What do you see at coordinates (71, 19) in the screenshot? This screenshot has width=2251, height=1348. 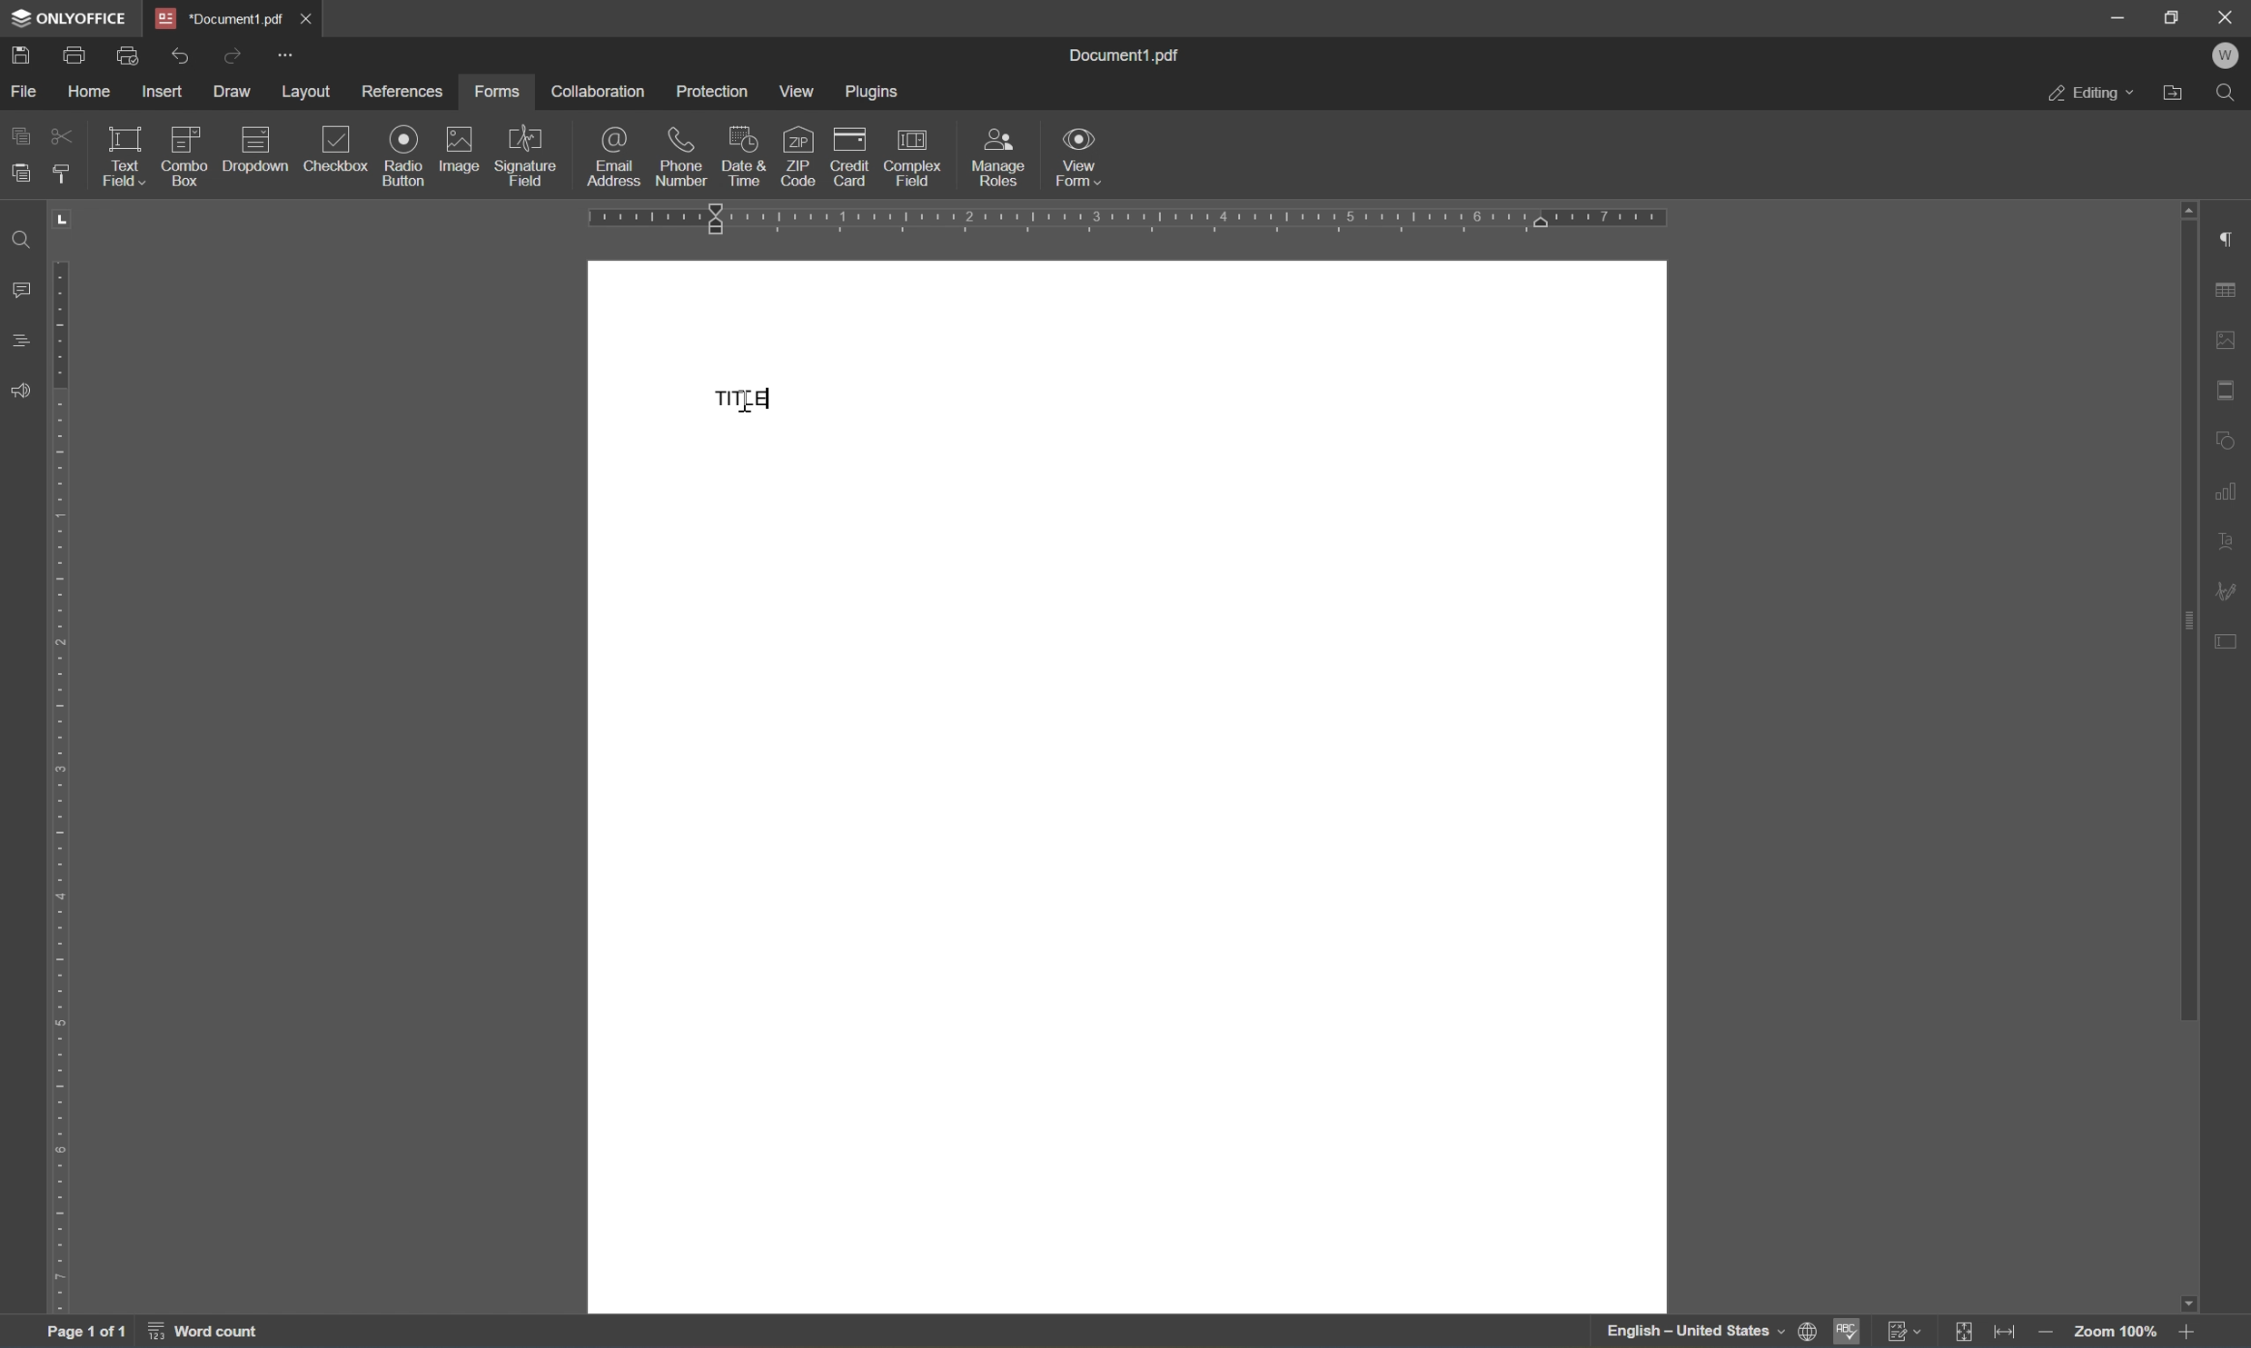 I see `onlyoffice` at bounding box center [71, 19].